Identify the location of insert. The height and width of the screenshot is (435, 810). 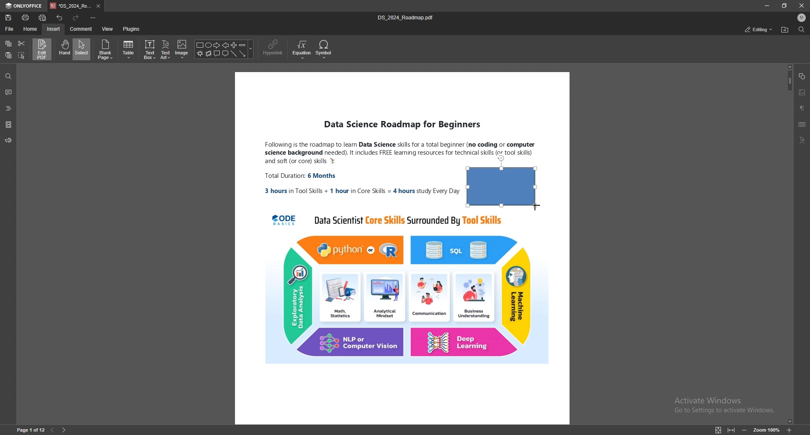
(53, 30).